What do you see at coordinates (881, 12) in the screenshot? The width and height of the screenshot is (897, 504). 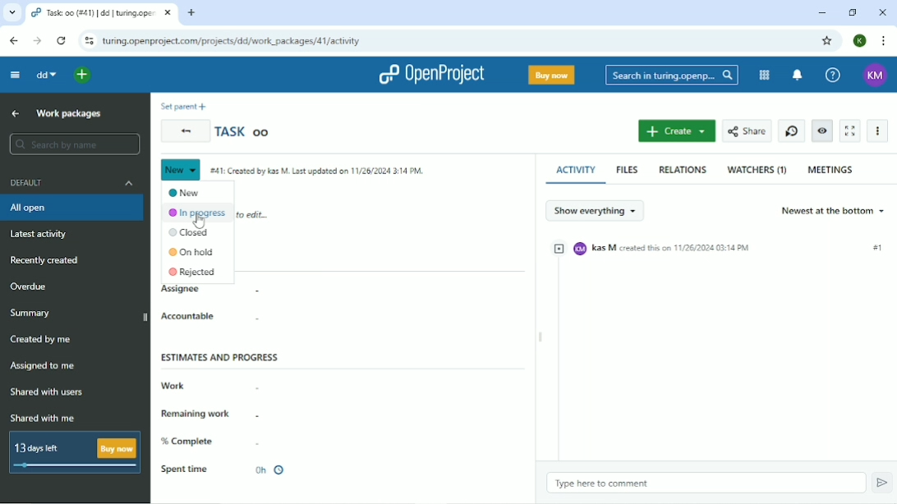 I see `Close` at bounding box center [881, 12].